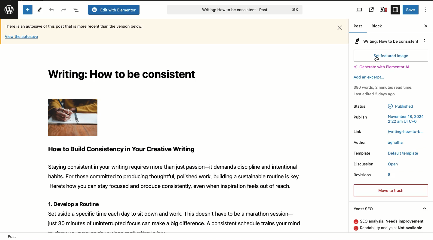 This screenshot has width=433, height=240. I want to click on Revisions 8, so click(374, 175).